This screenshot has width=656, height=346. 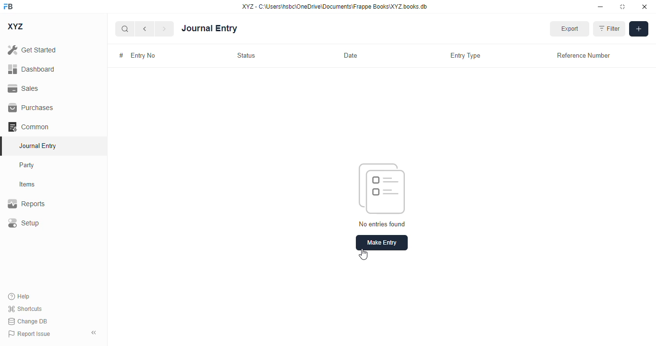 What do you see at coordinates (165, 29) in the screenshot?
I see `next` at bounding box center [165, 29].